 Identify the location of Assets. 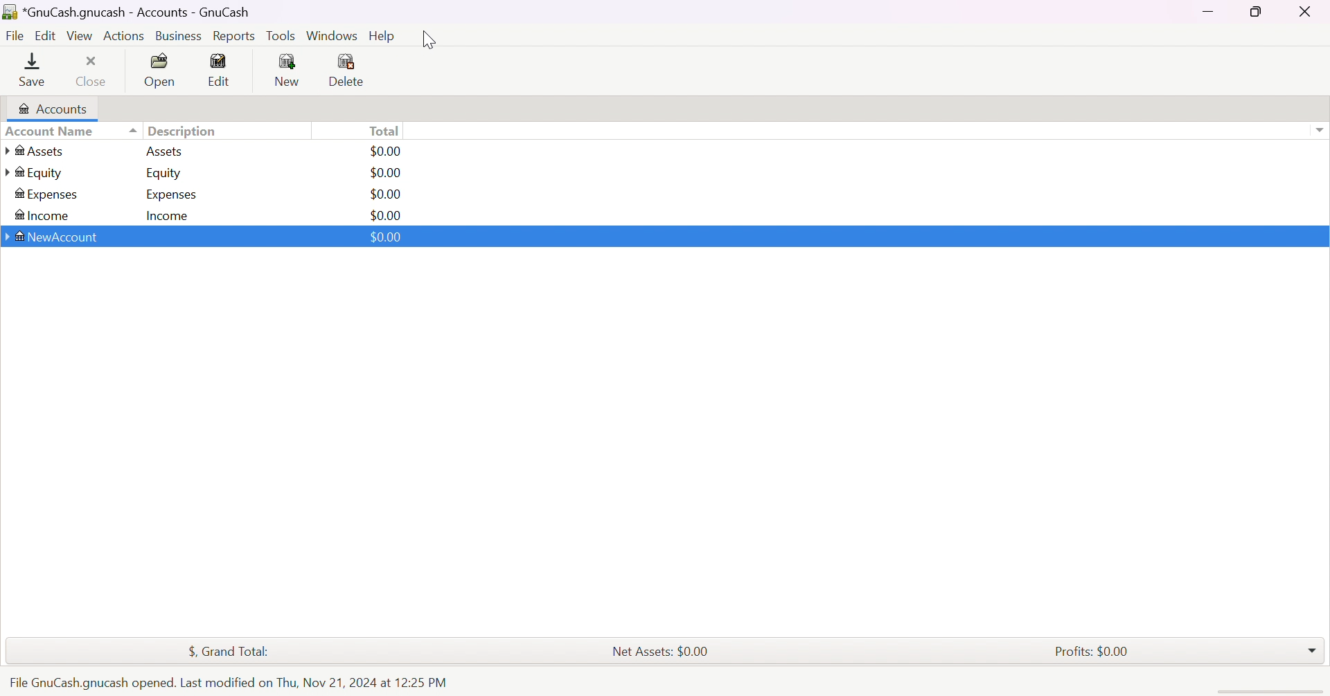
(41, 149).